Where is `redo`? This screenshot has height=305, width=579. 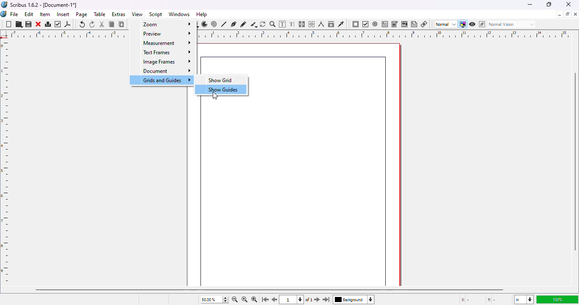 redo is located at coordinates (92, 25).